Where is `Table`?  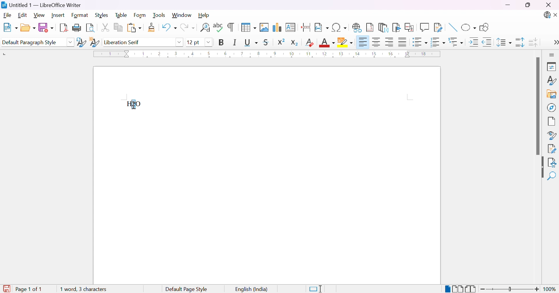
Table is located at coordinates (121, 15).